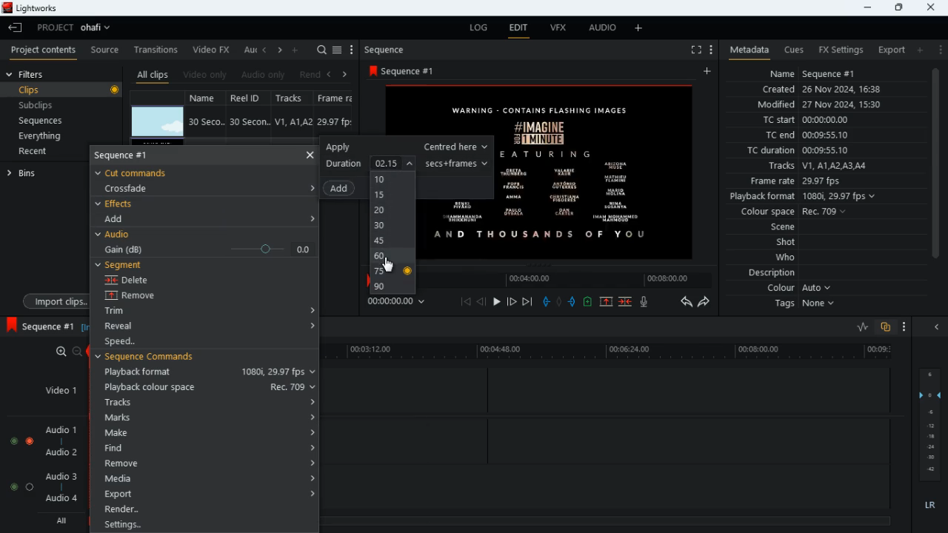  Describe the element at coordinates (128, 312) in the screenshot. I see `trim` at that location.